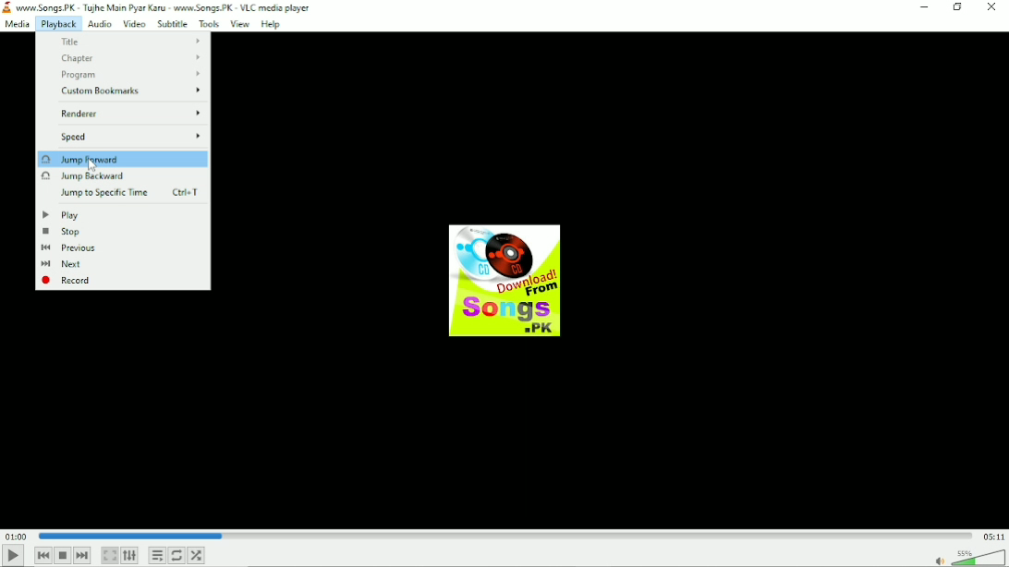 The image size is (1009, 567). What do you see at coordinates (209, 25) in the screenshot?
I see `Tools` at bounding box center [209, 25].